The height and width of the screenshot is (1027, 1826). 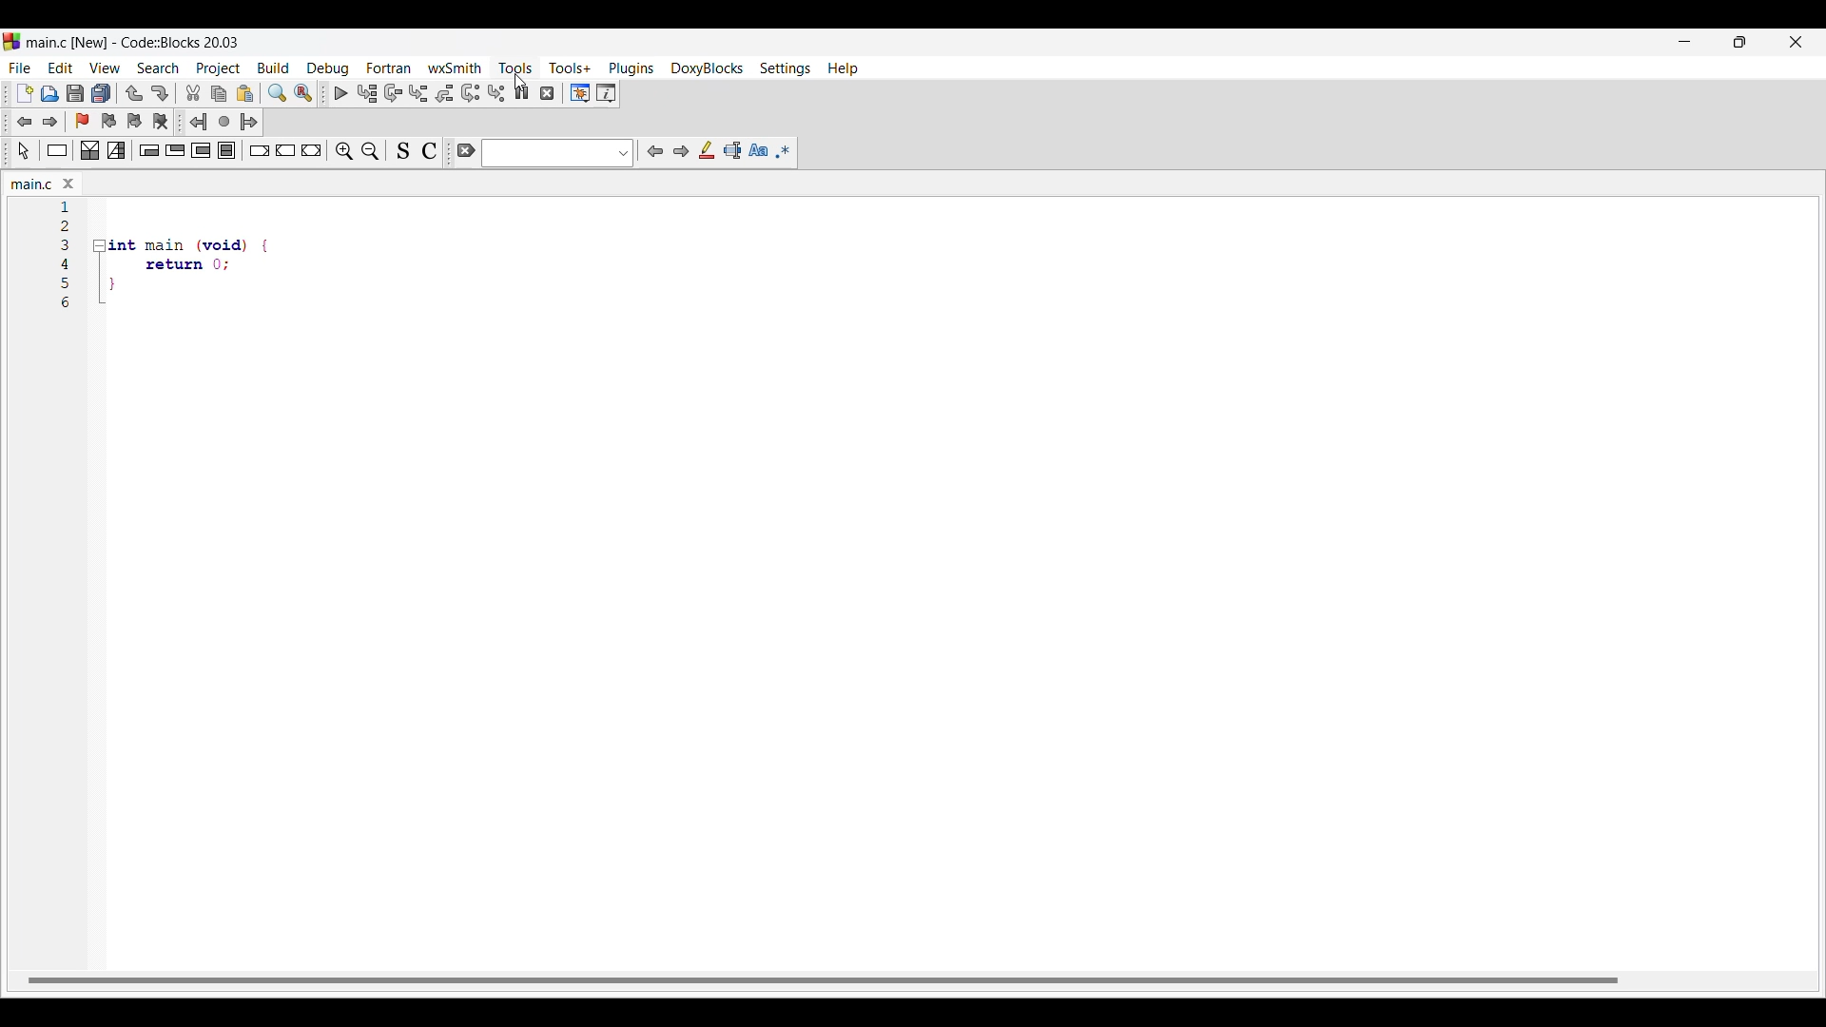 I want to click on Open, so click(x=49, y=94).